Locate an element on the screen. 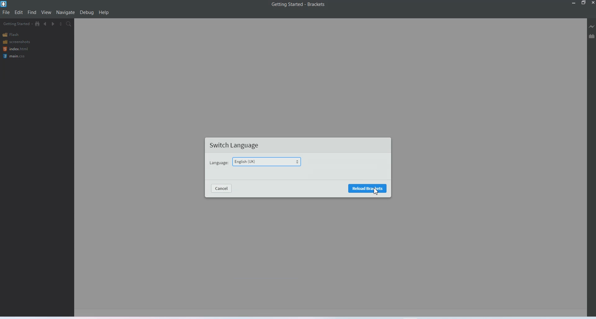  language is located at coordinates (219, 163).